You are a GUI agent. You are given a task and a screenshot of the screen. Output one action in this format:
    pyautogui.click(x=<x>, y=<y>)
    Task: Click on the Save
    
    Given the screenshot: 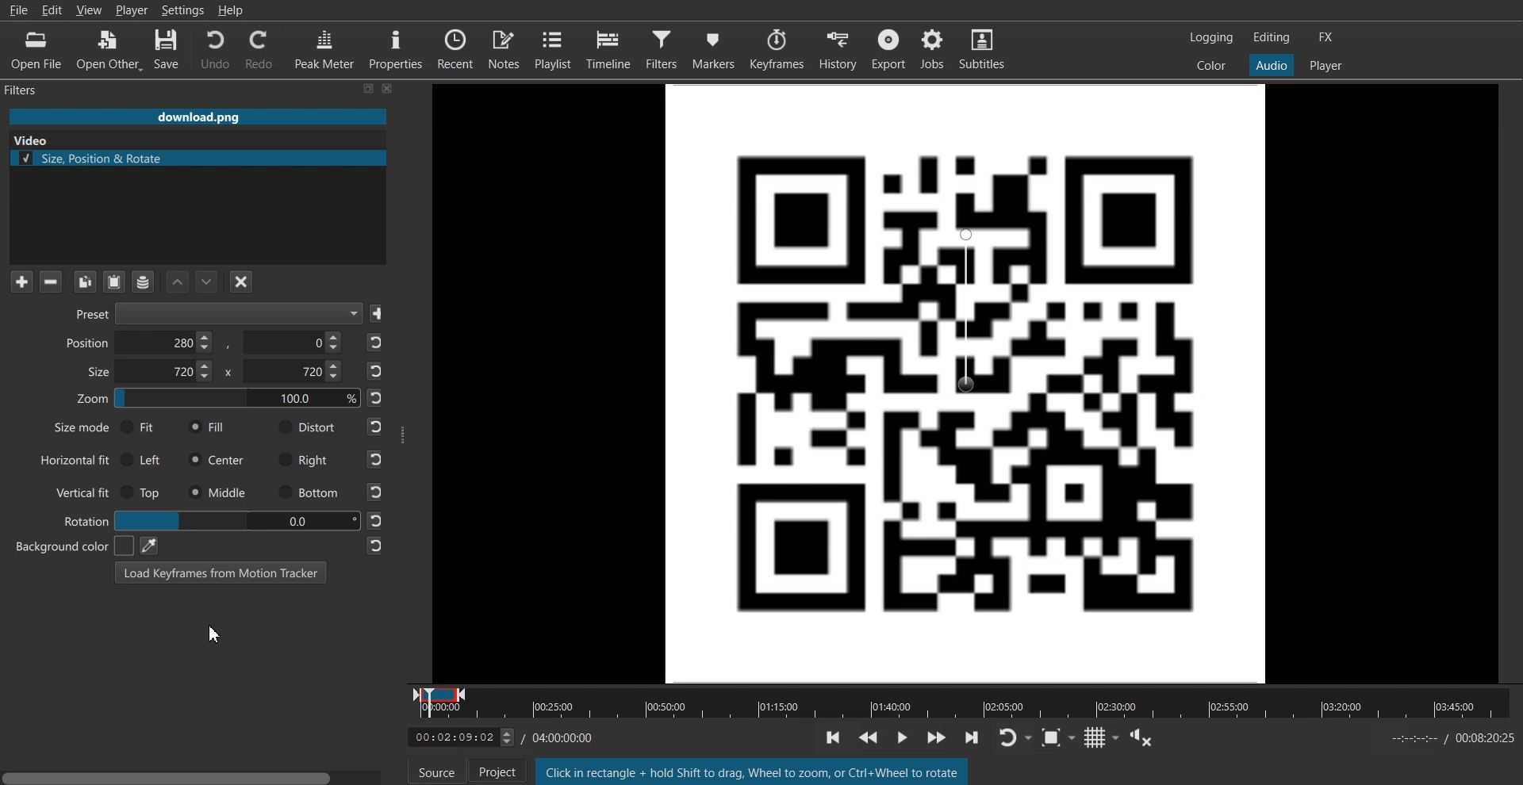 What is the action you would take?
    pyautogui.click(x=169, y=49)
    